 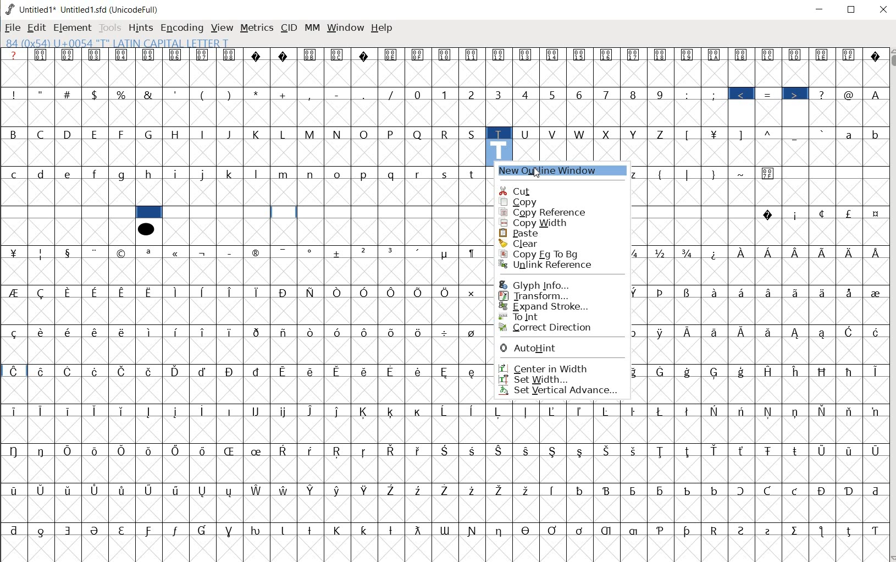 What do you see at coordinates (338, 54) in the screenshot?
I see `Symbol` at bounding box center [338, 54].